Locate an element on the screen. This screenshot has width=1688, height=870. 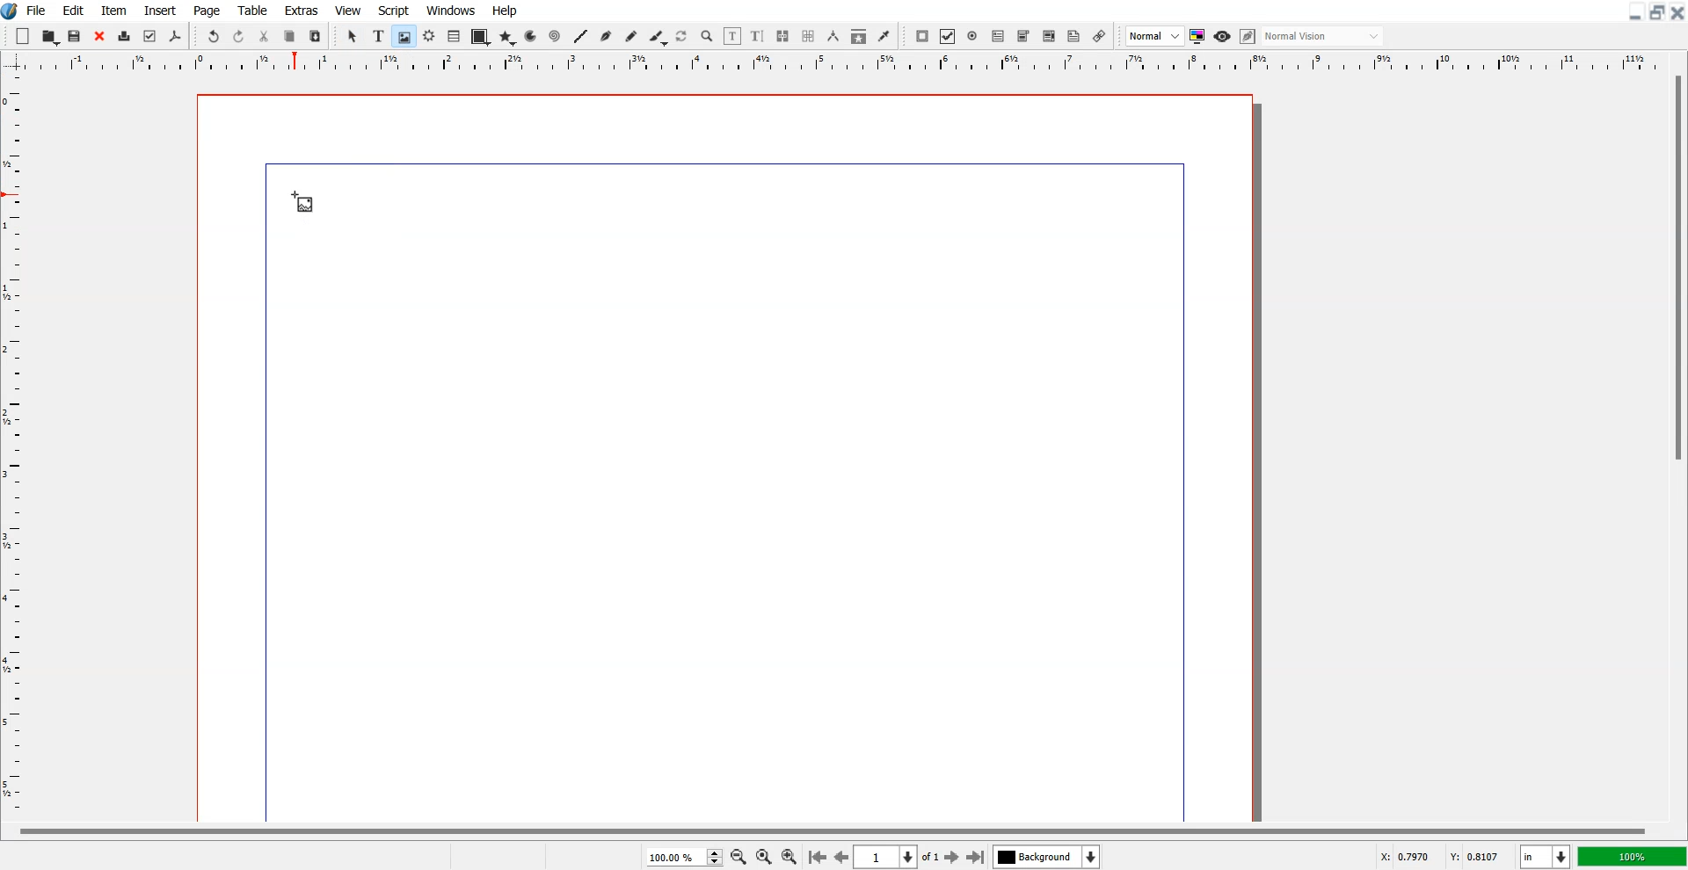
Calligraphic Line is located at coordinates (657, 37).